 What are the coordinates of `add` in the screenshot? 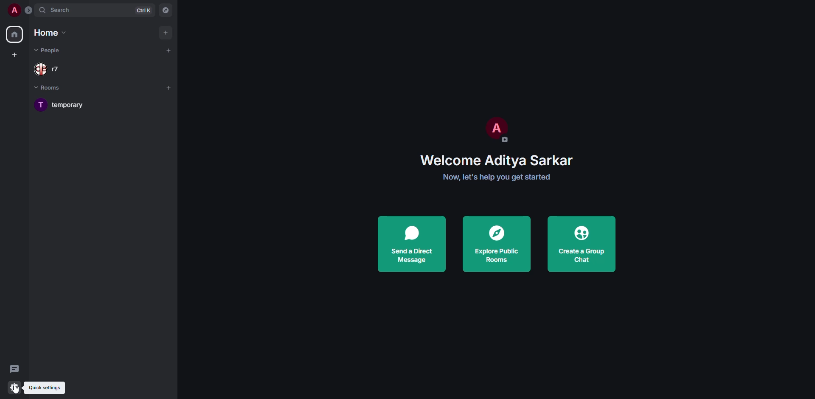 It's located at (169, 50).